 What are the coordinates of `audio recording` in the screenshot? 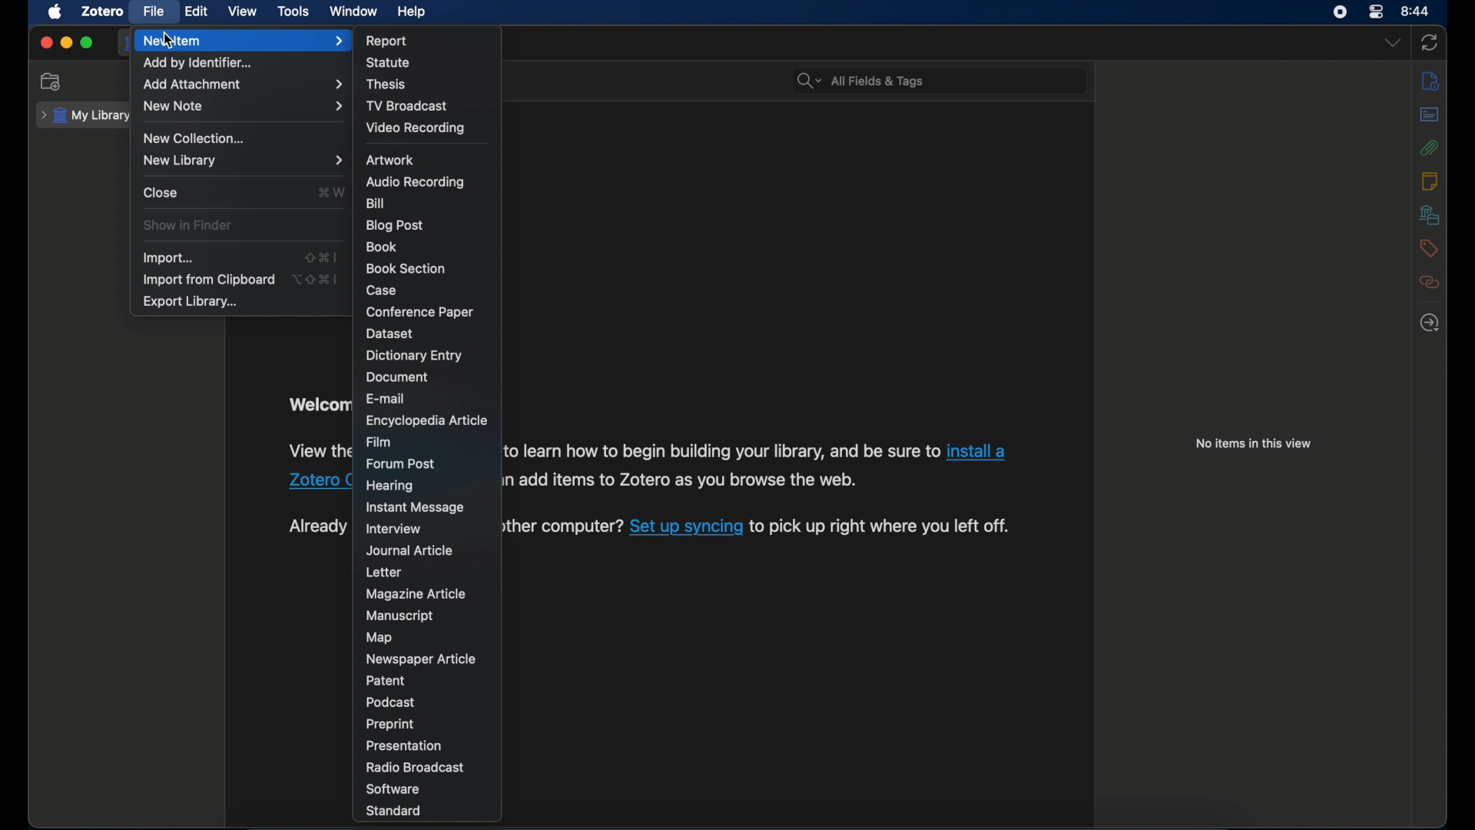 It's located at (416, 182).